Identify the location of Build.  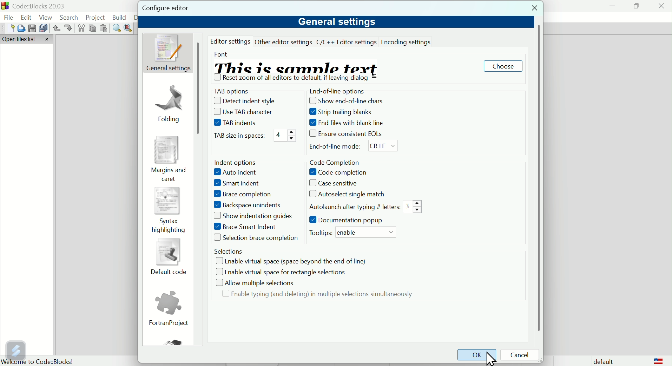
(120, 17).